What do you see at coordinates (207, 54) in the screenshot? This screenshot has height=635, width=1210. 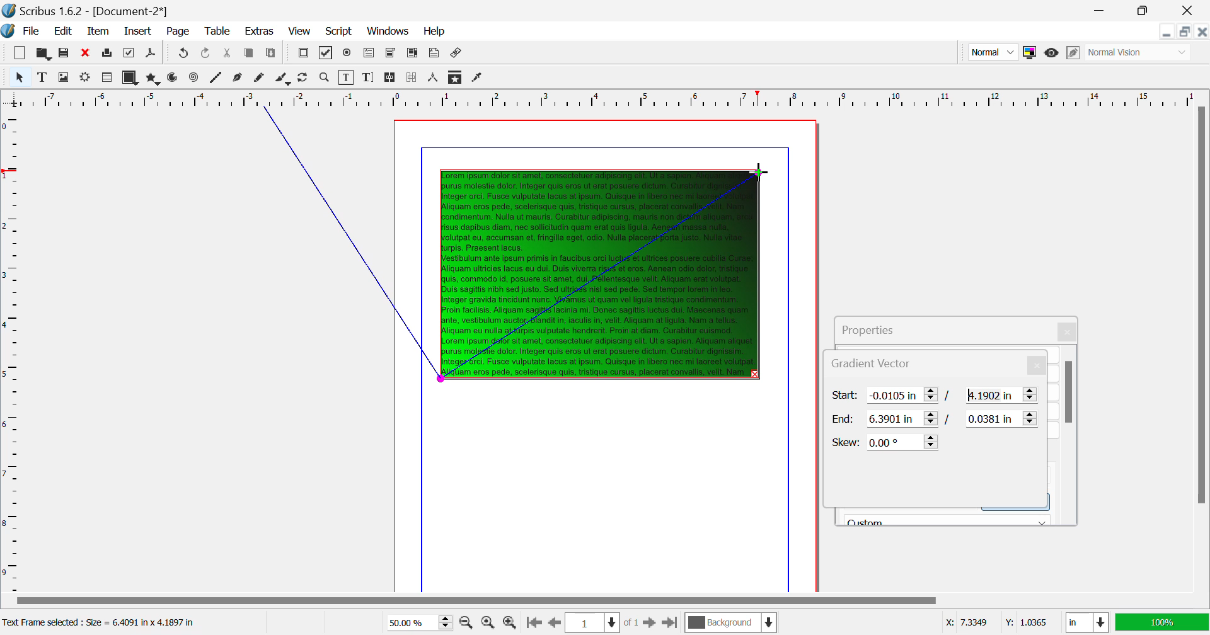 I see `Undo` at bounding box center [207, 54].